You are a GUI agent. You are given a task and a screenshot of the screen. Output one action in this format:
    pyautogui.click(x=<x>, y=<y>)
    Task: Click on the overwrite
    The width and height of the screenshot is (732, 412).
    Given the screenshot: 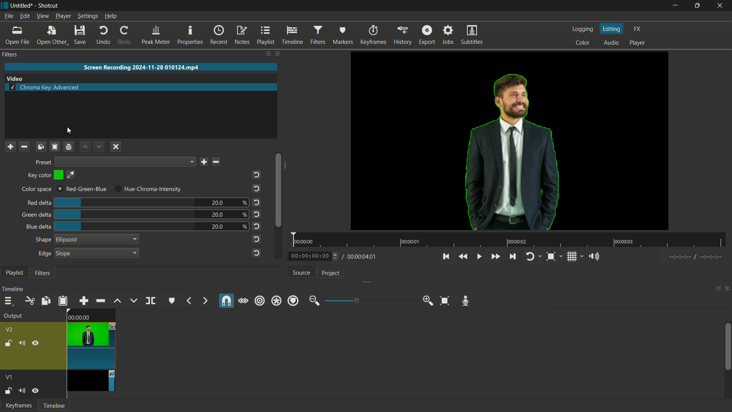 What is the action you would take?
    pyautogui.click(x=133, y=301)
    